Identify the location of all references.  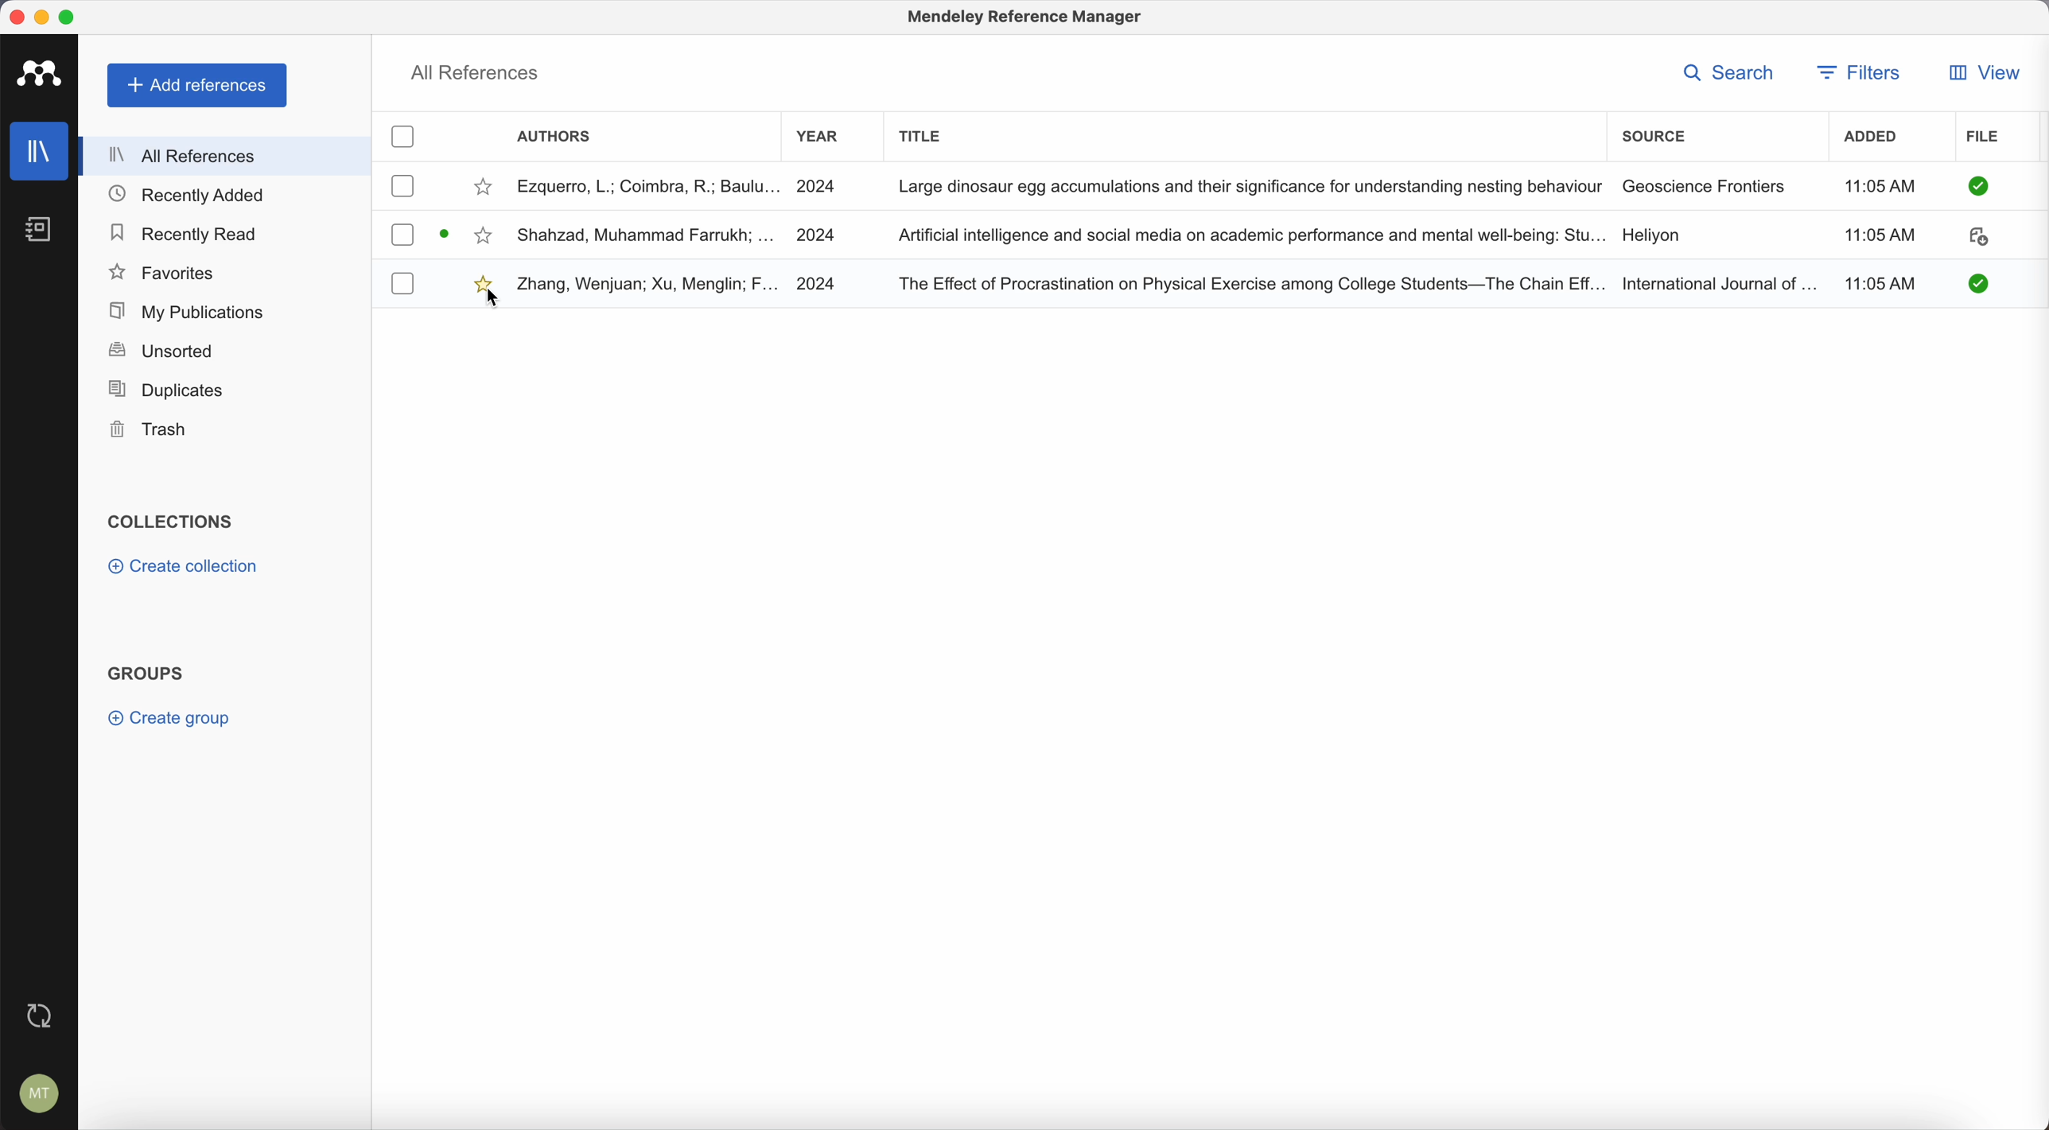
(227, 155).